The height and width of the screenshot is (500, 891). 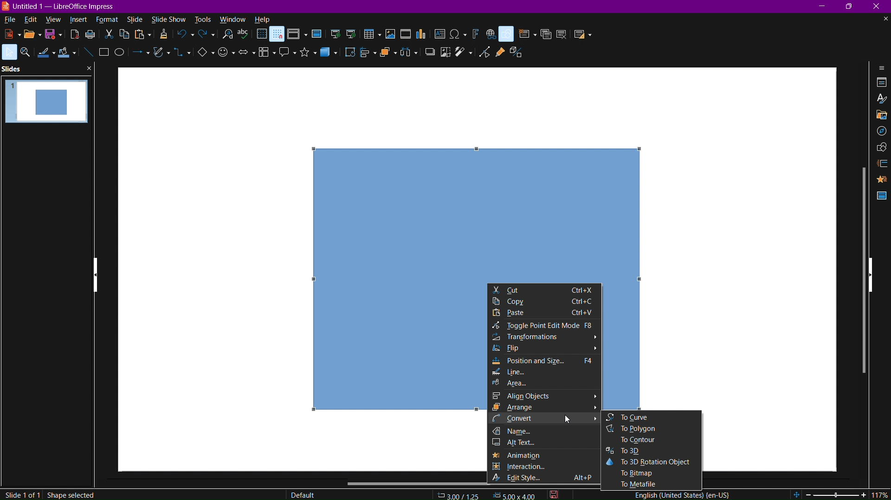 I want to click on Interaction, so click(x=547, y=468).